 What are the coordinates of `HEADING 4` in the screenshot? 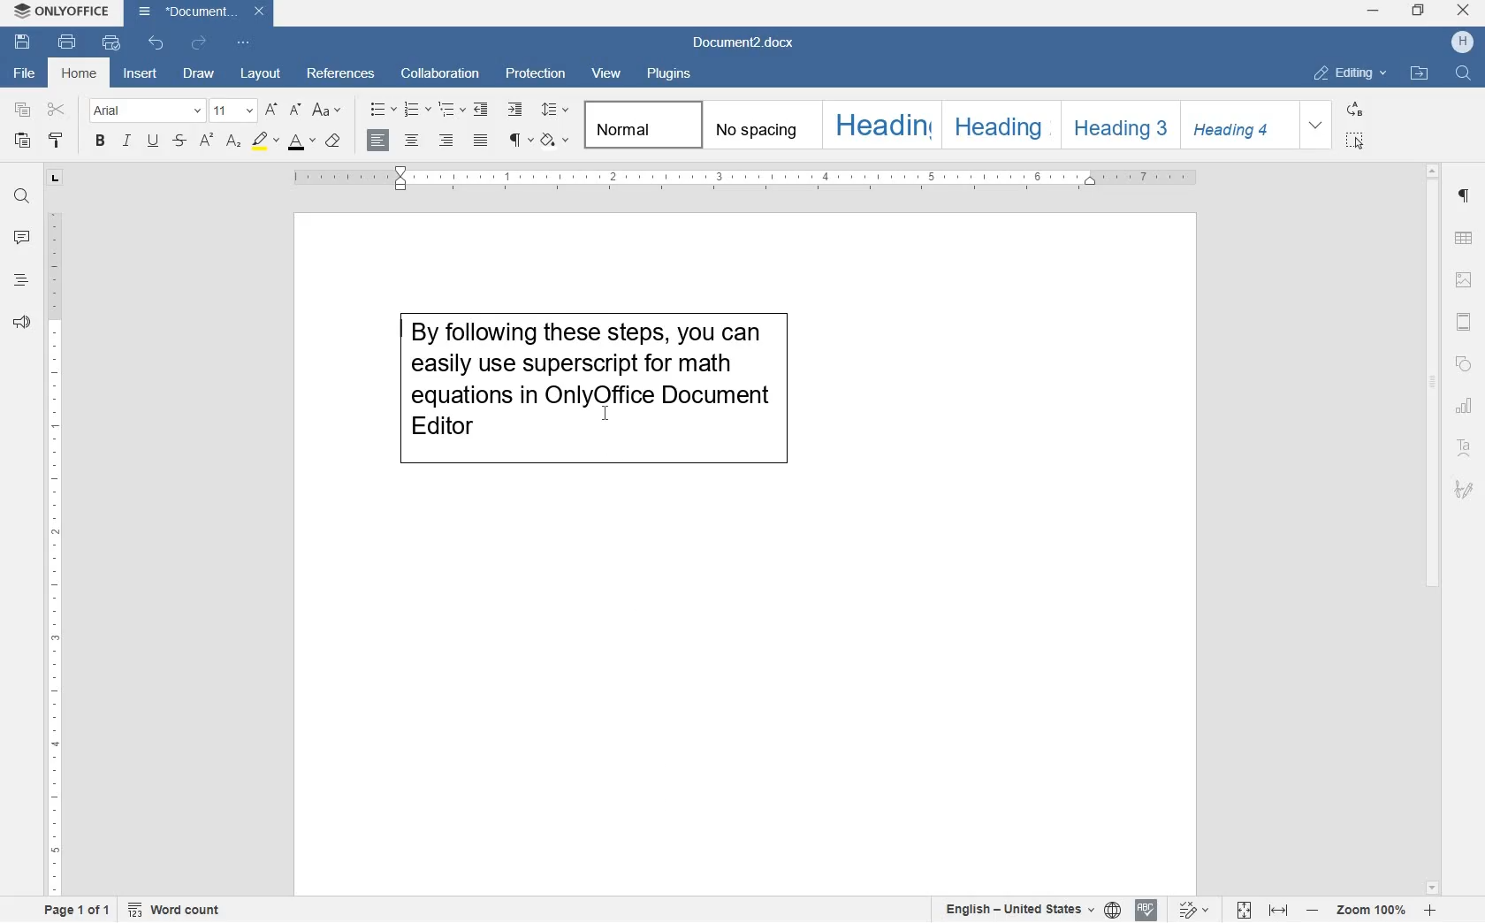 It's located at (1234, 126).